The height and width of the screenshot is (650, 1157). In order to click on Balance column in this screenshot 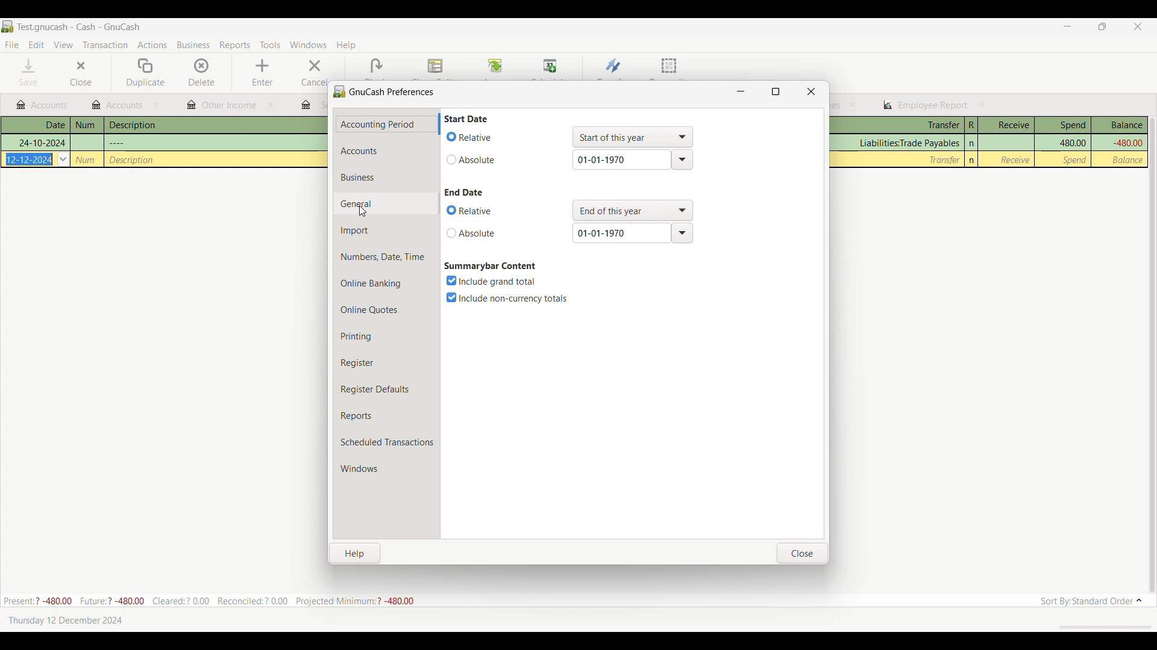, I will do `click(1129, 160)`.